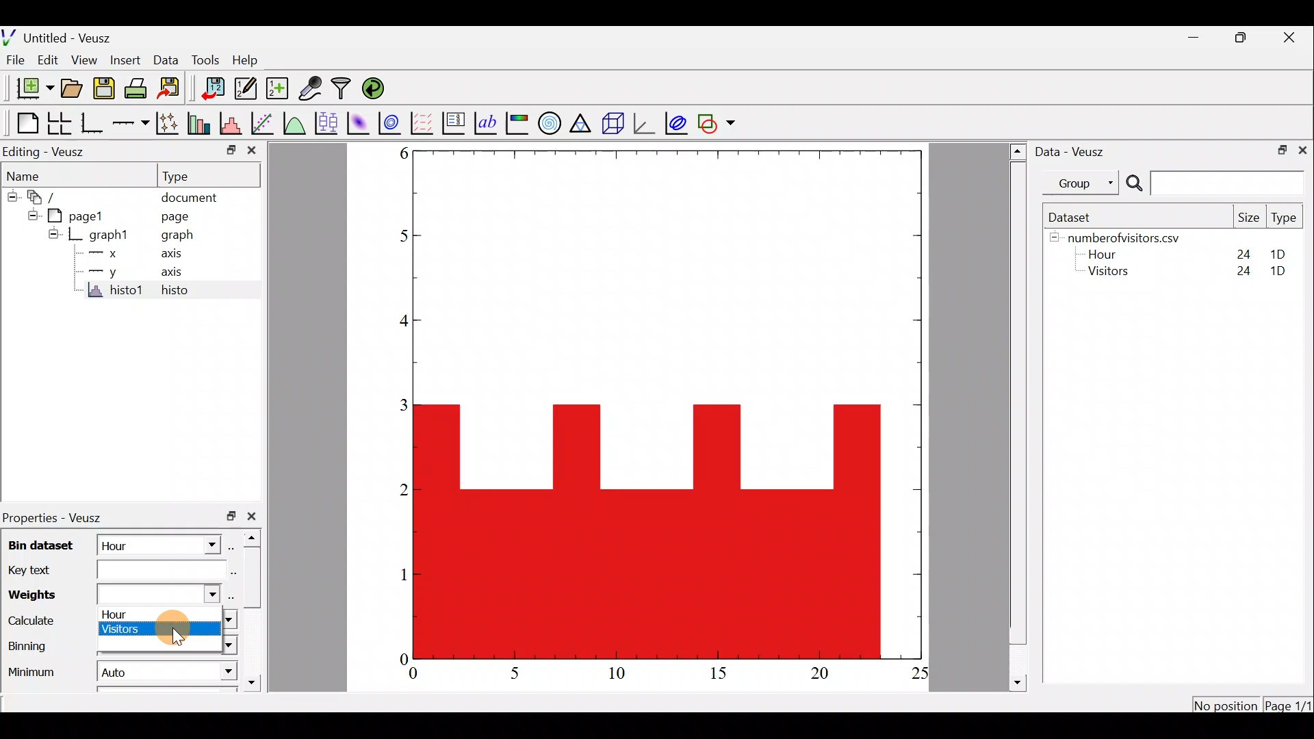 Image resolution: width=1314 pixels, height=739 pixels. Describe the element at coordinates (111, 292) in the screenshot. I see `histo1` at that location.